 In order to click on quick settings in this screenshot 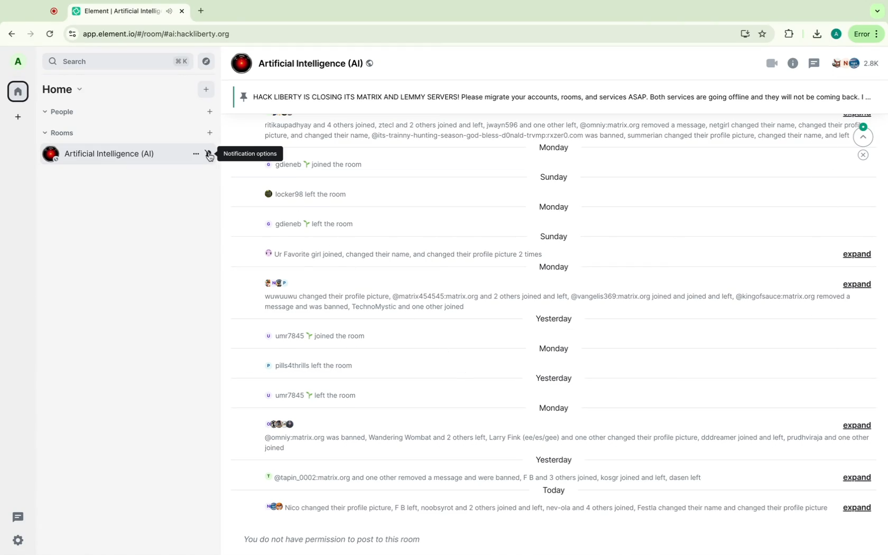, I will do `click(18, 541)`.